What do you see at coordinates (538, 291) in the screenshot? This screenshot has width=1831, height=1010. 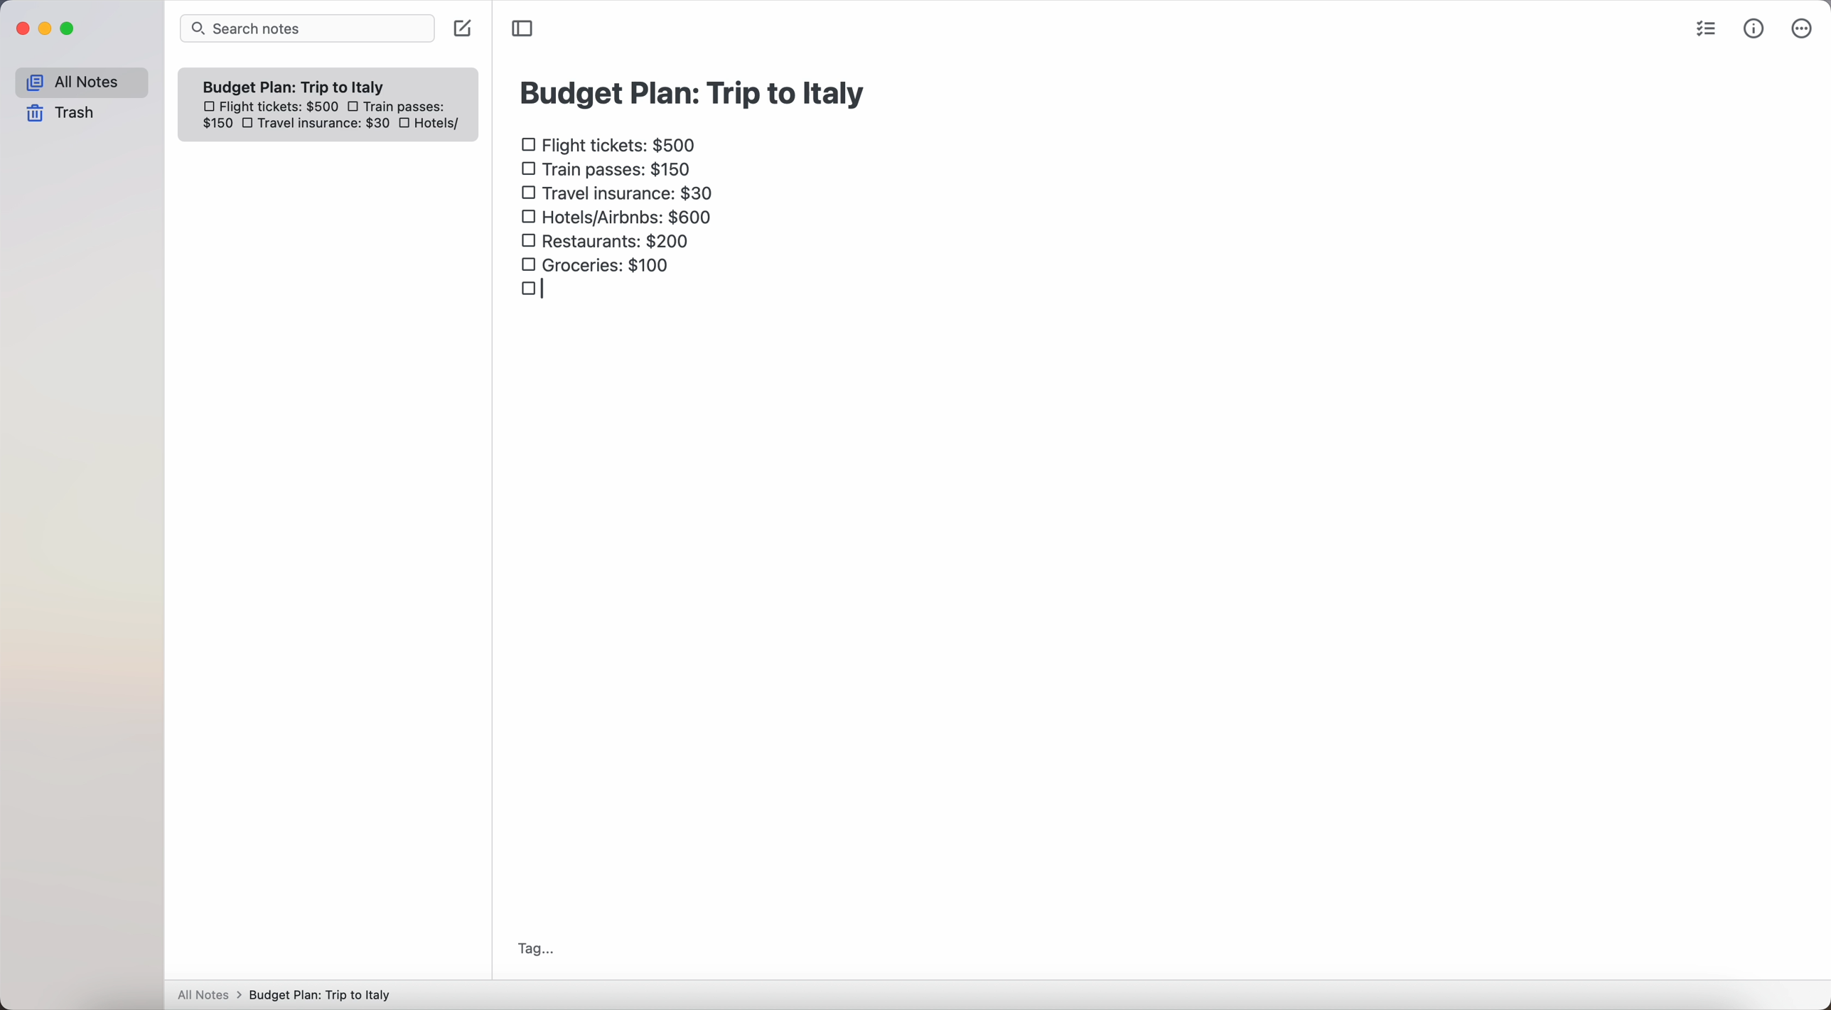 I see `checkbox` at bounding box center [538, 291].